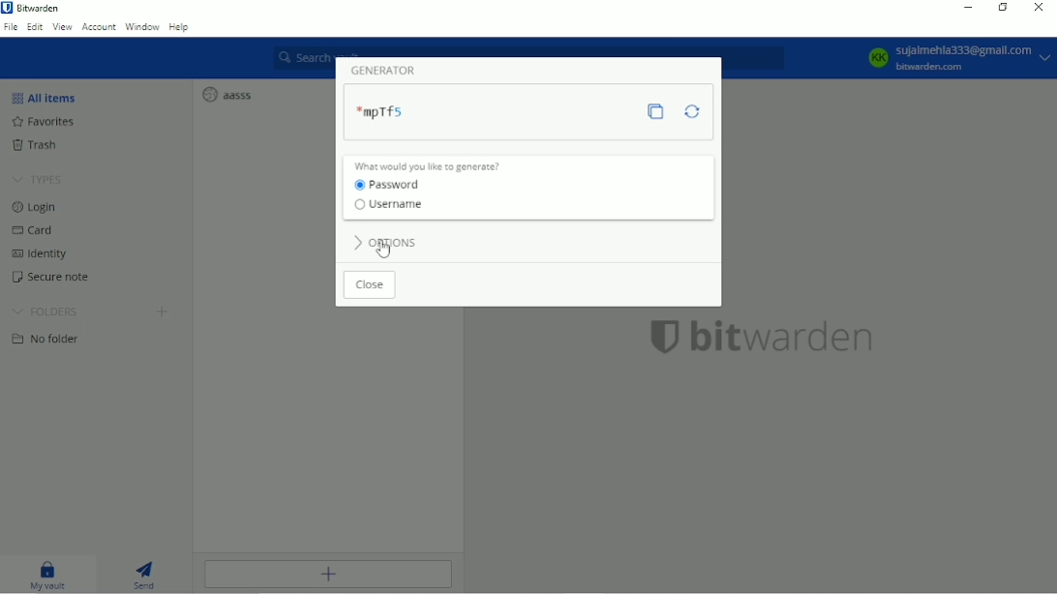 The height and width of the screenshot is (594, 1057). Describe the element at coordinates (47, 97) in the screenshot. I see `All items` at that location.